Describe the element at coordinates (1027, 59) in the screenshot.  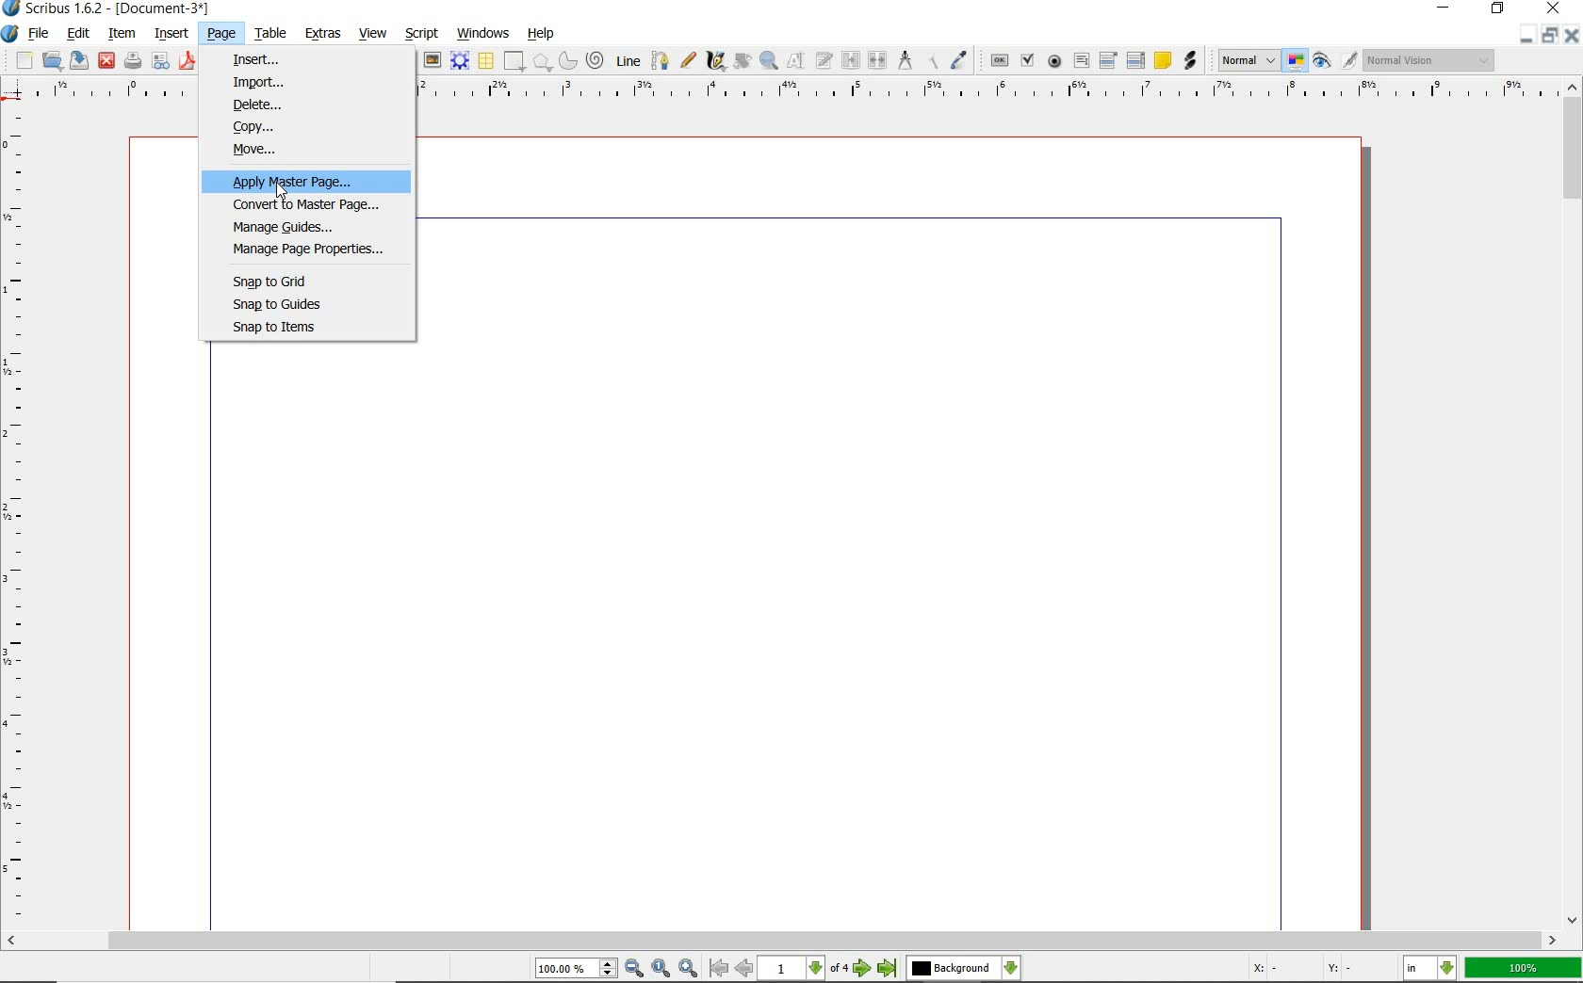
I see `pdf check box` at that location.